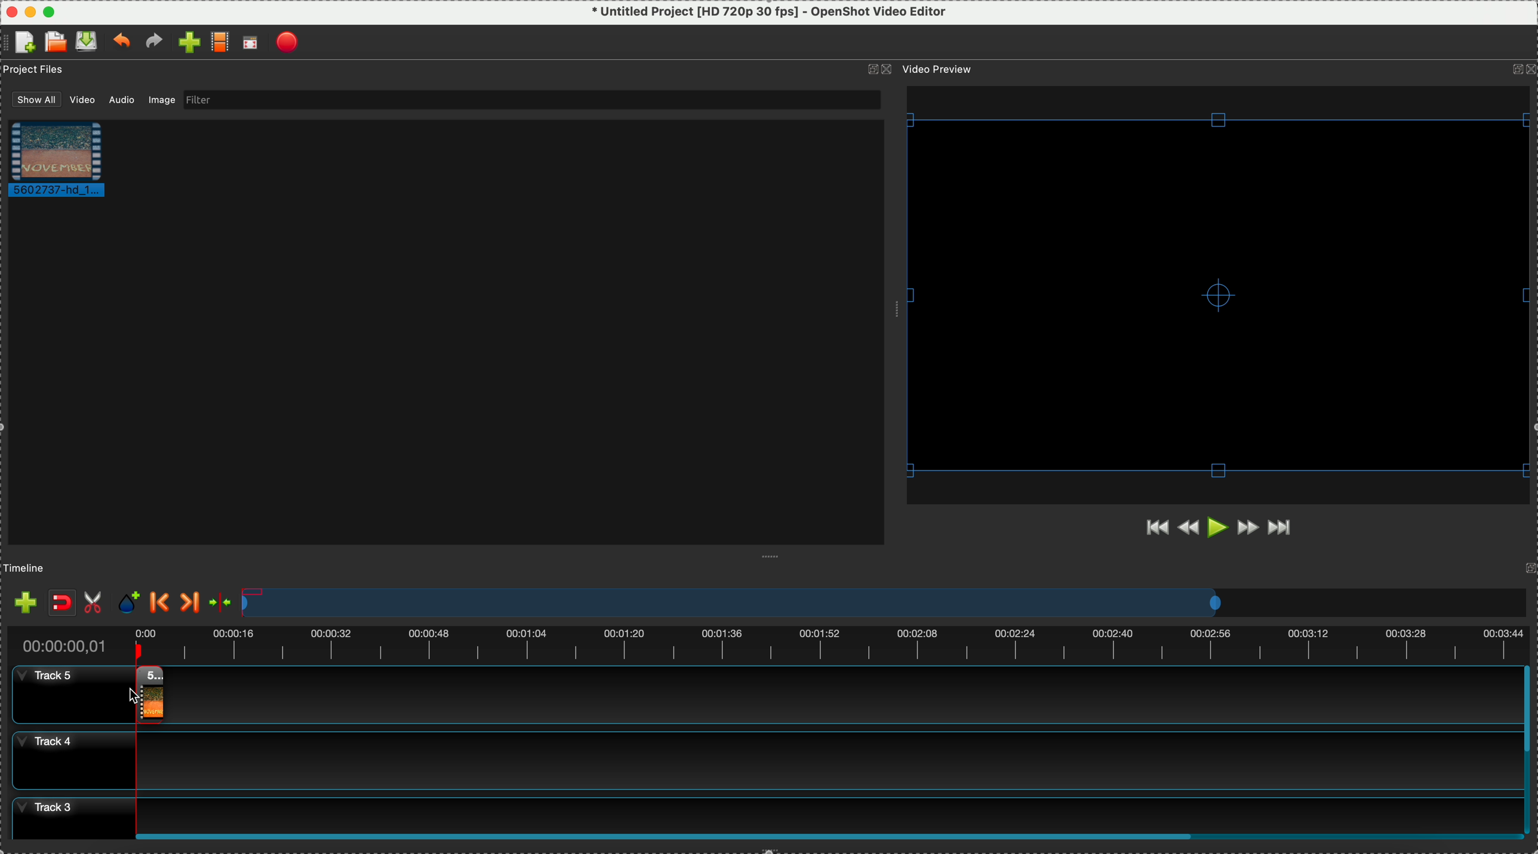  I want to click on next marker, so click(191, 602).